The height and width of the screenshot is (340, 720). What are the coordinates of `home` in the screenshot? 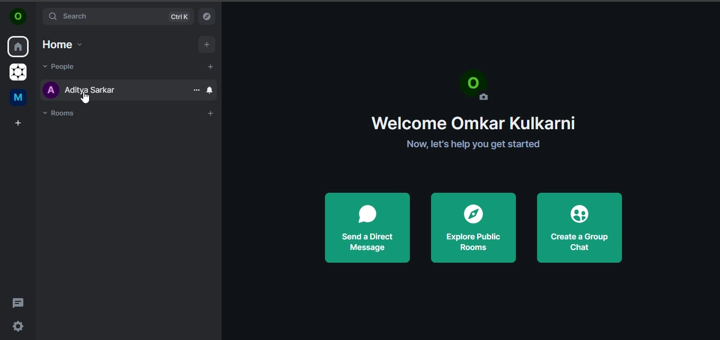 It's located at (61, 44).